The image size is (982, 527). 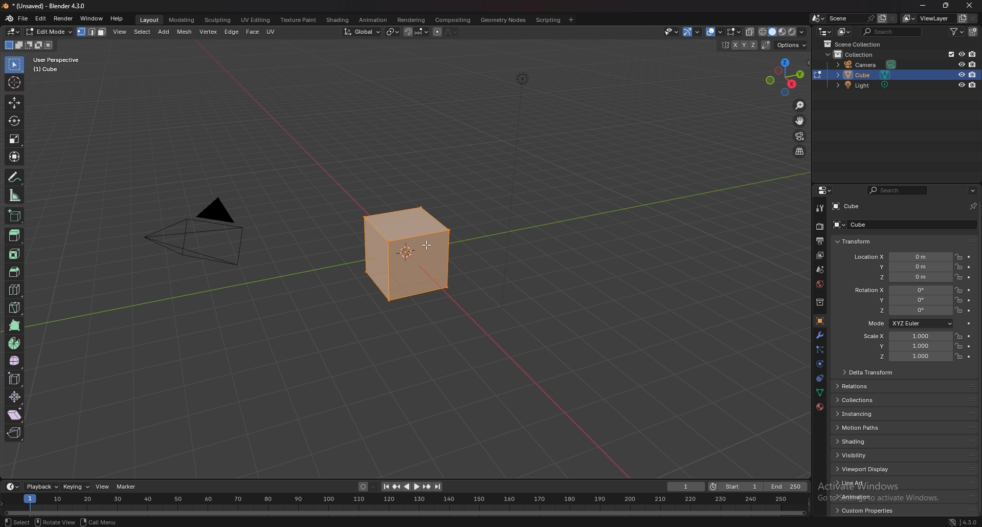 I want to click on output, so click(x=820, y=241).